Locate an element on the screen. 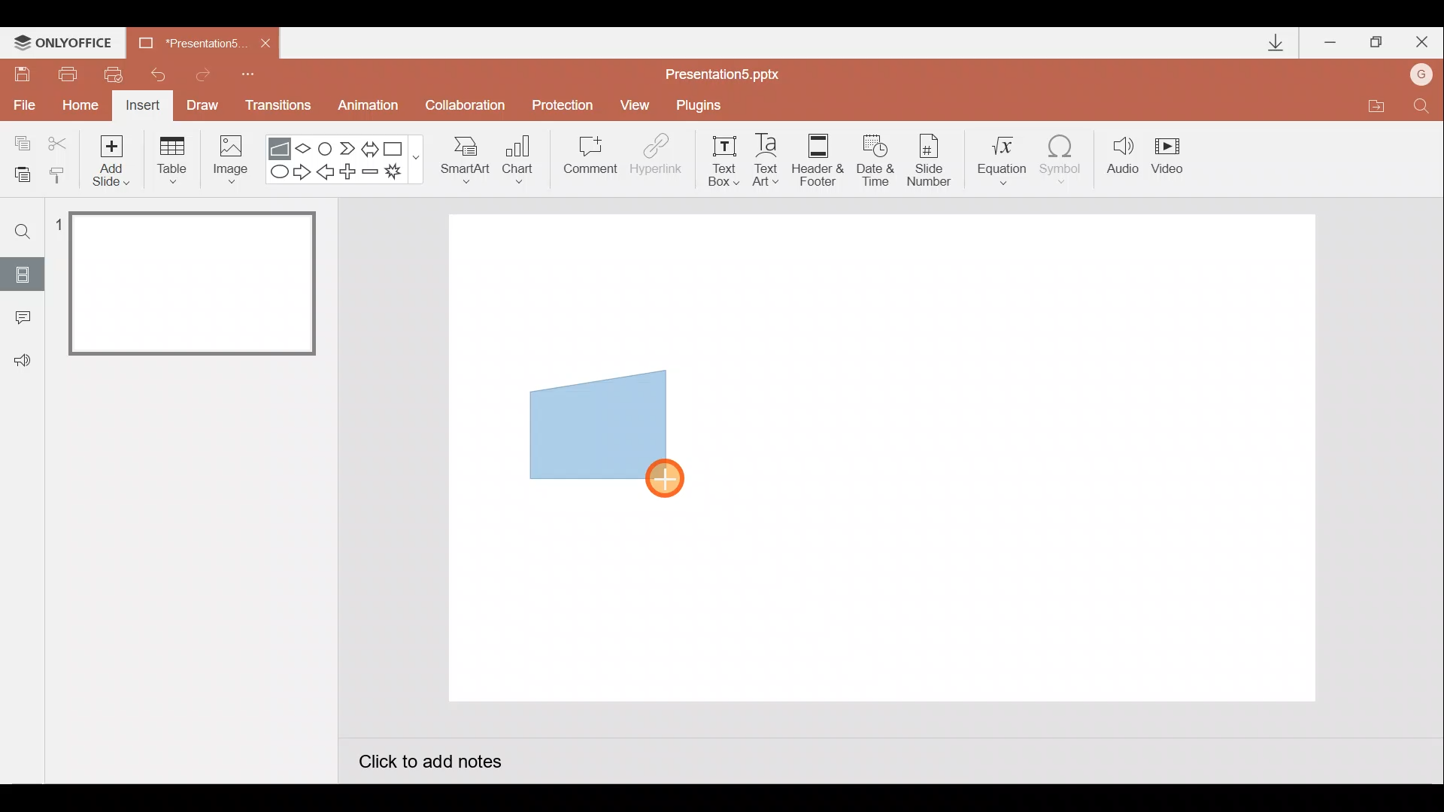 This screenshot has height=812, width=1444. Flowchart-connector is located at coordinates (326, 147).